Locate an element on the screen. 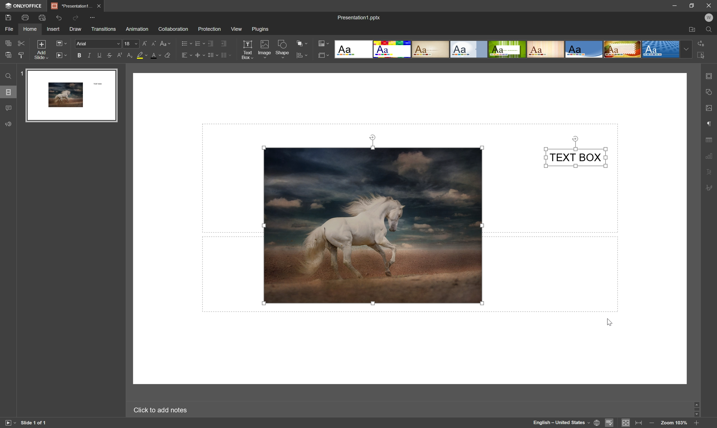 The width and height of the screenshot is (717, 428). clear style is located at coordinates (23, 56).